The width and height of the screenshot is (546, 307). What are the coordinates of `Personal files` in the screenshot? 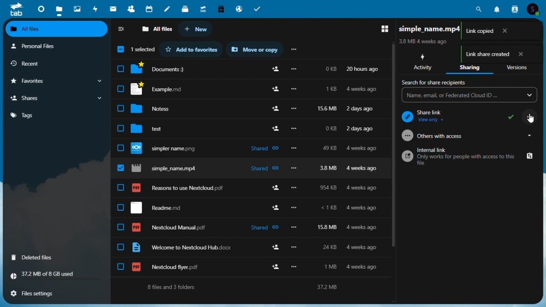 It's located at (54, 46).